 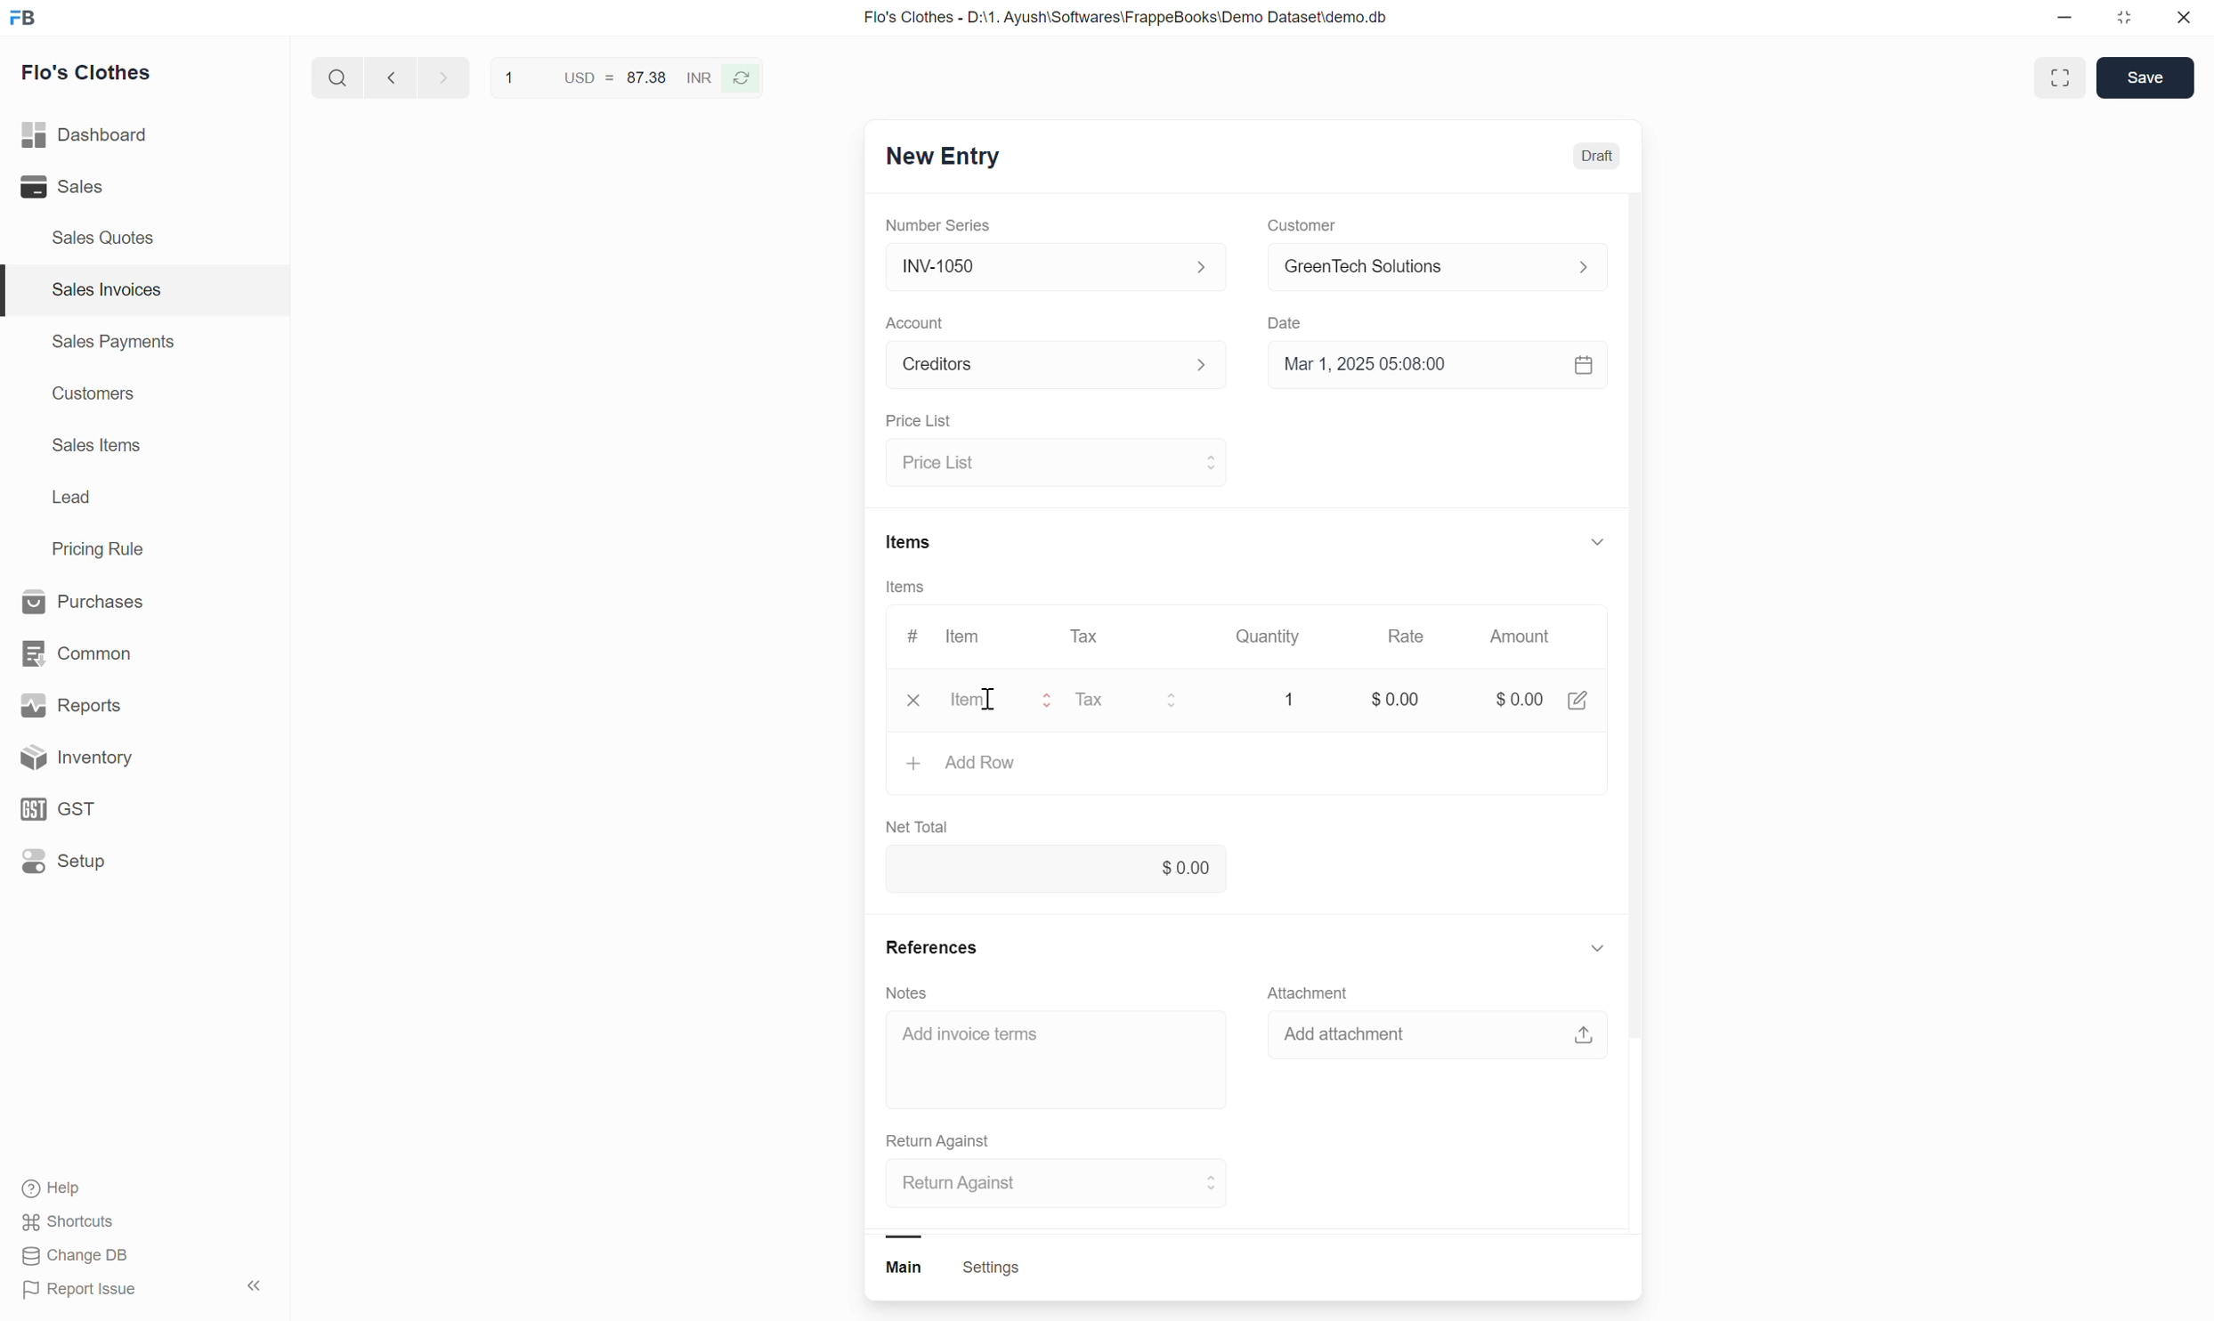 I want to click on minimize , so click(x=2072, y=20).